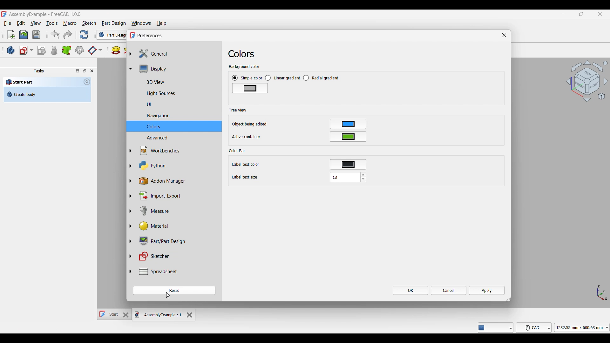  Describe the element at coordinates (587, 81) in the screenshot. I see `Canvas navigation` at that location.